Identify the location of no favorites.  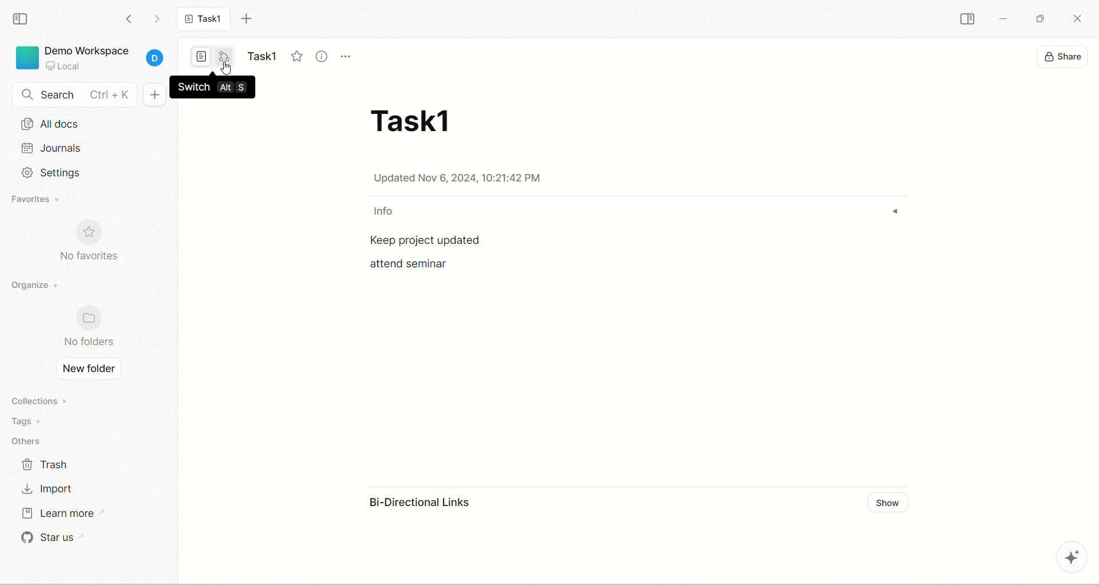
(98, 243).